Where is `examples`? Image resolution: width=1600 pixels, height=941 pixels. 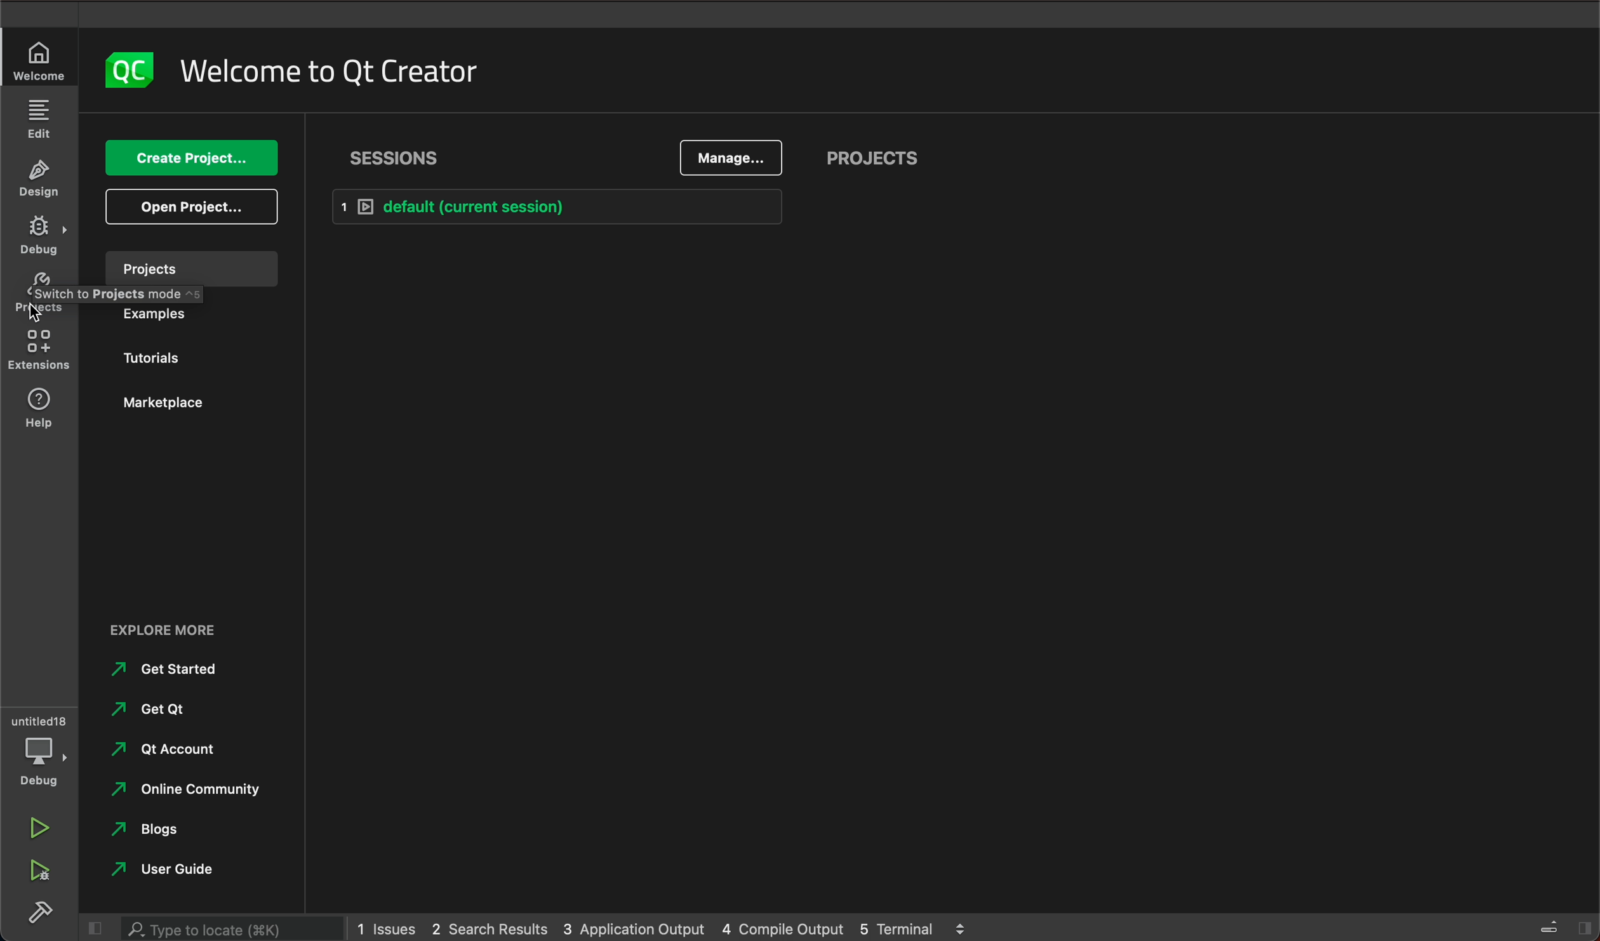
examples is located at coordinates (161, 316).